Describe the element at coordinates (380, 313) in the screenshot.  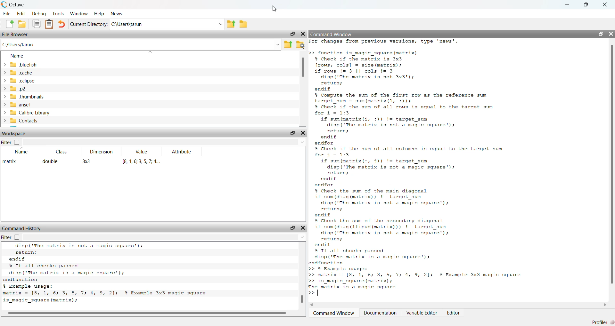
I see `Documentation` at that location.